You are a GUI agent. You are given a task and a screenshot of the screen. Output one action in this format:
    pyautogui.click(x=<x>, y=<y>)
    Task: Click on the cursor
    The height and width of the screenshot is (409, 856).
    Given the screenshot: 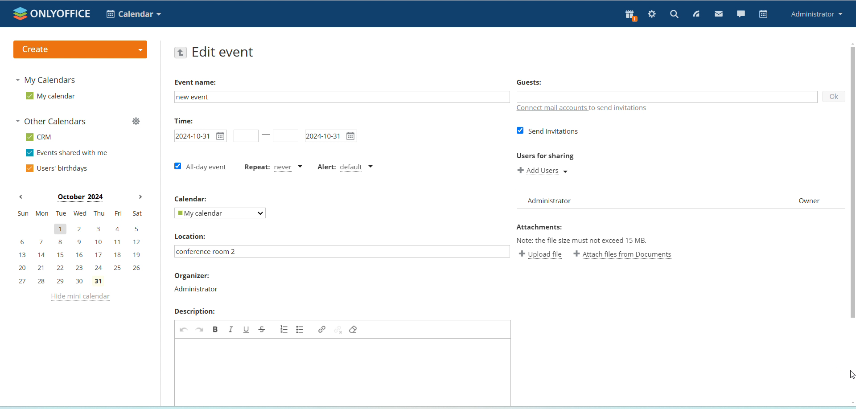 What is the action you would take?
    pyautogui.click(x=852, y=374)
    